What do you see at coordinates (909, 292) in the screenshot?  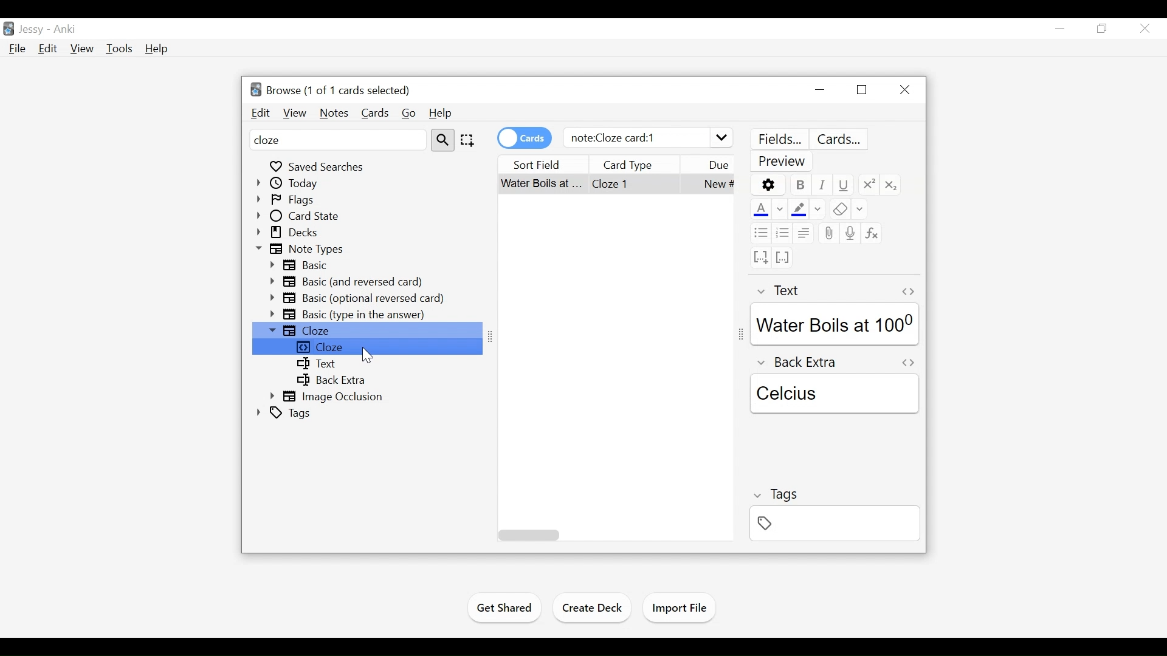 I see `Toggle HTML Editor` at bounding box center [909, 292].